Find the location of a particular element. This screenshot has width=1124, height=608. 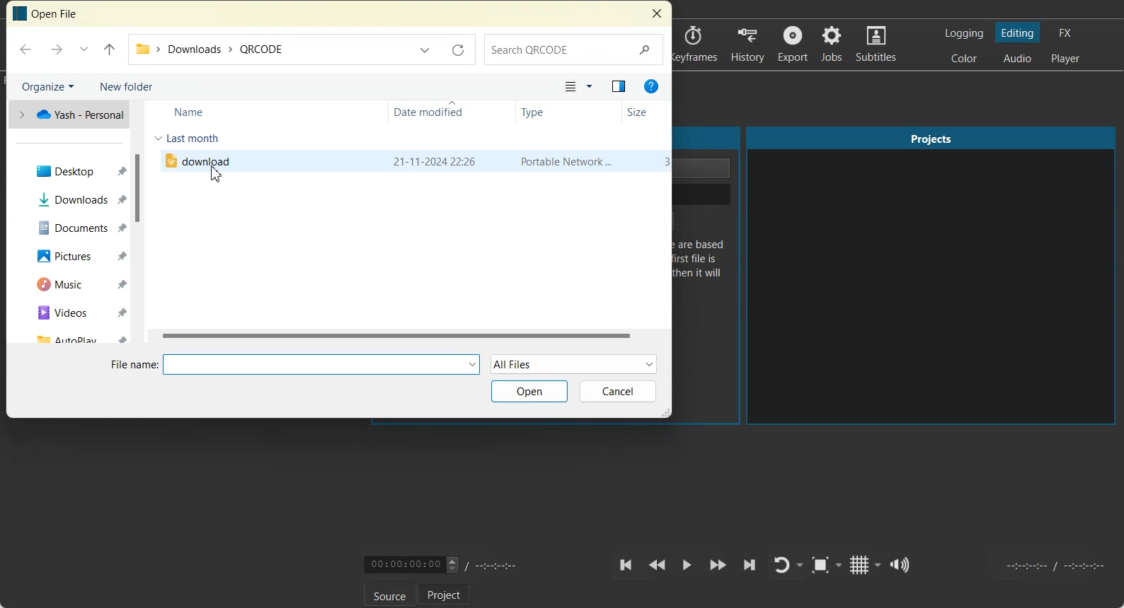

Source is located at coordinates (390, 595).